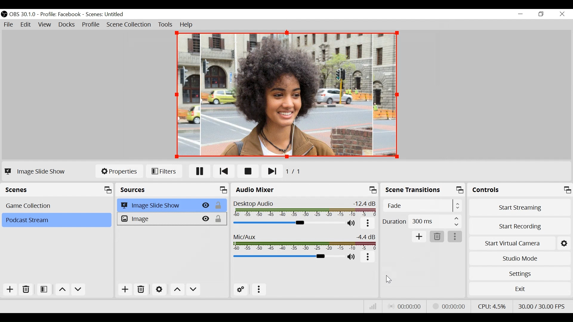  I want to click on Hide/Display, so click(206, 205).